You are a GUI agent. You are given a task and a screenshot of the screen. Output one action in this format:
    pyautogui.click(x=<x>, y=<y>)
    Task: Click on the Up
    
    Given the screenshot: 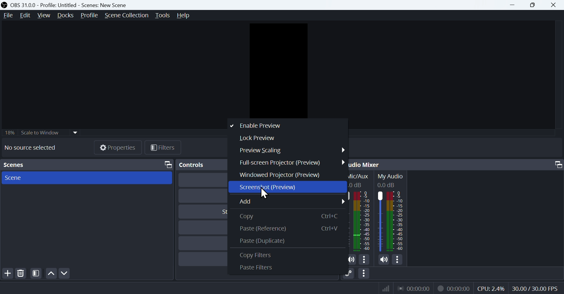 What is the action you would take?
    pyautogui.click(x=50, y=272)
    